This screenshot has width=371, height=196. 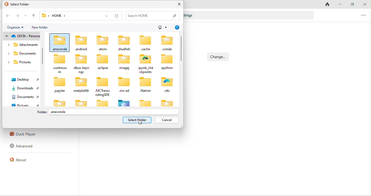 What do you see at coordinates (59, 43) in the screenshot?
I see `.anaconda` at bounding box center [59, 43].